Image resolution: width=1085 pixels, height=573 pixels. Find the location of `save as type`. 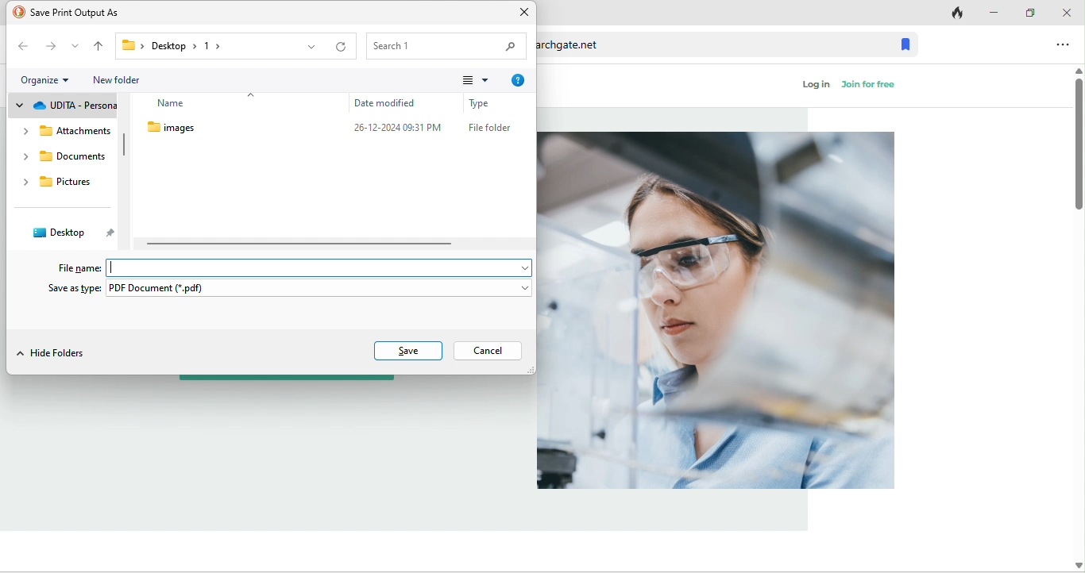

save as type is located at coordinates (288, 289).